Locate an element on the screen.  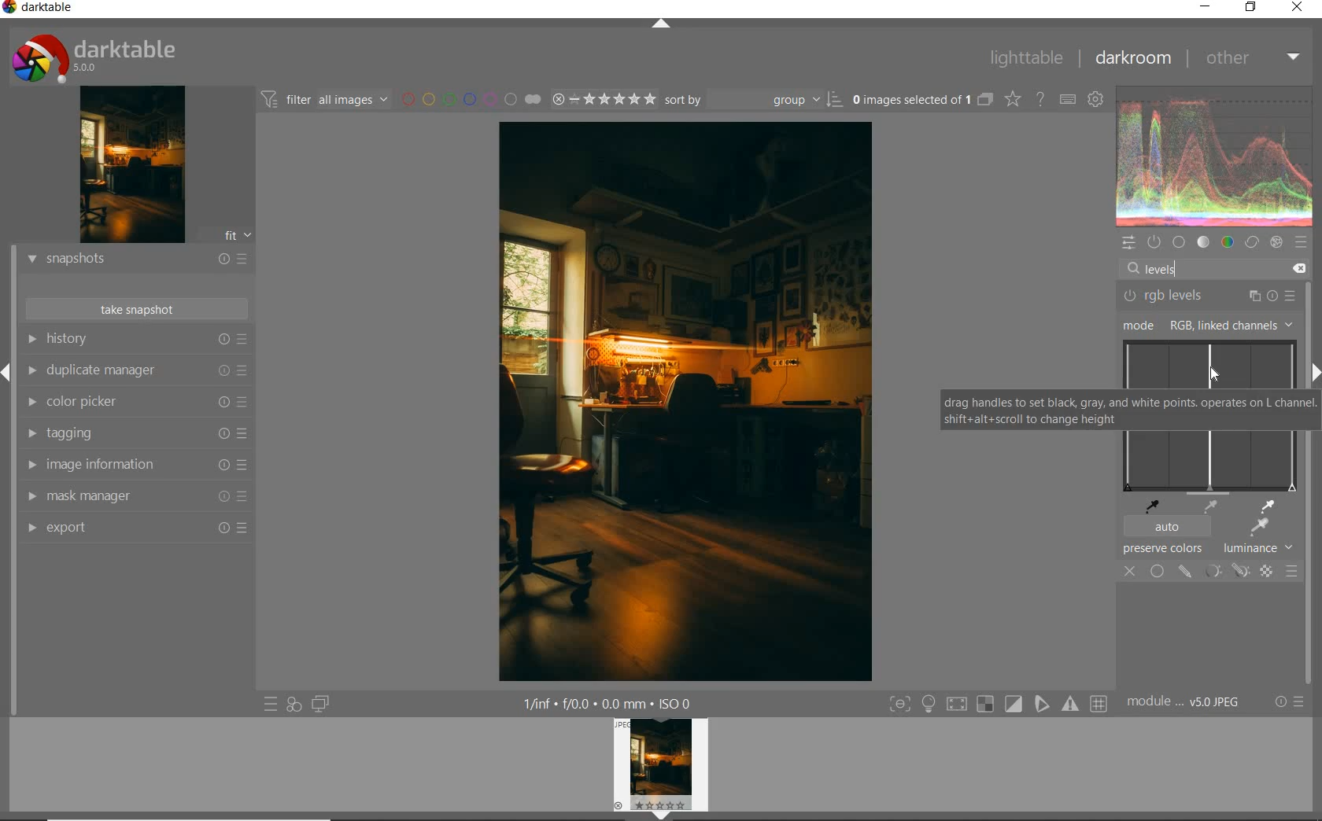
toggle modes is located at coordinates (994, 703).